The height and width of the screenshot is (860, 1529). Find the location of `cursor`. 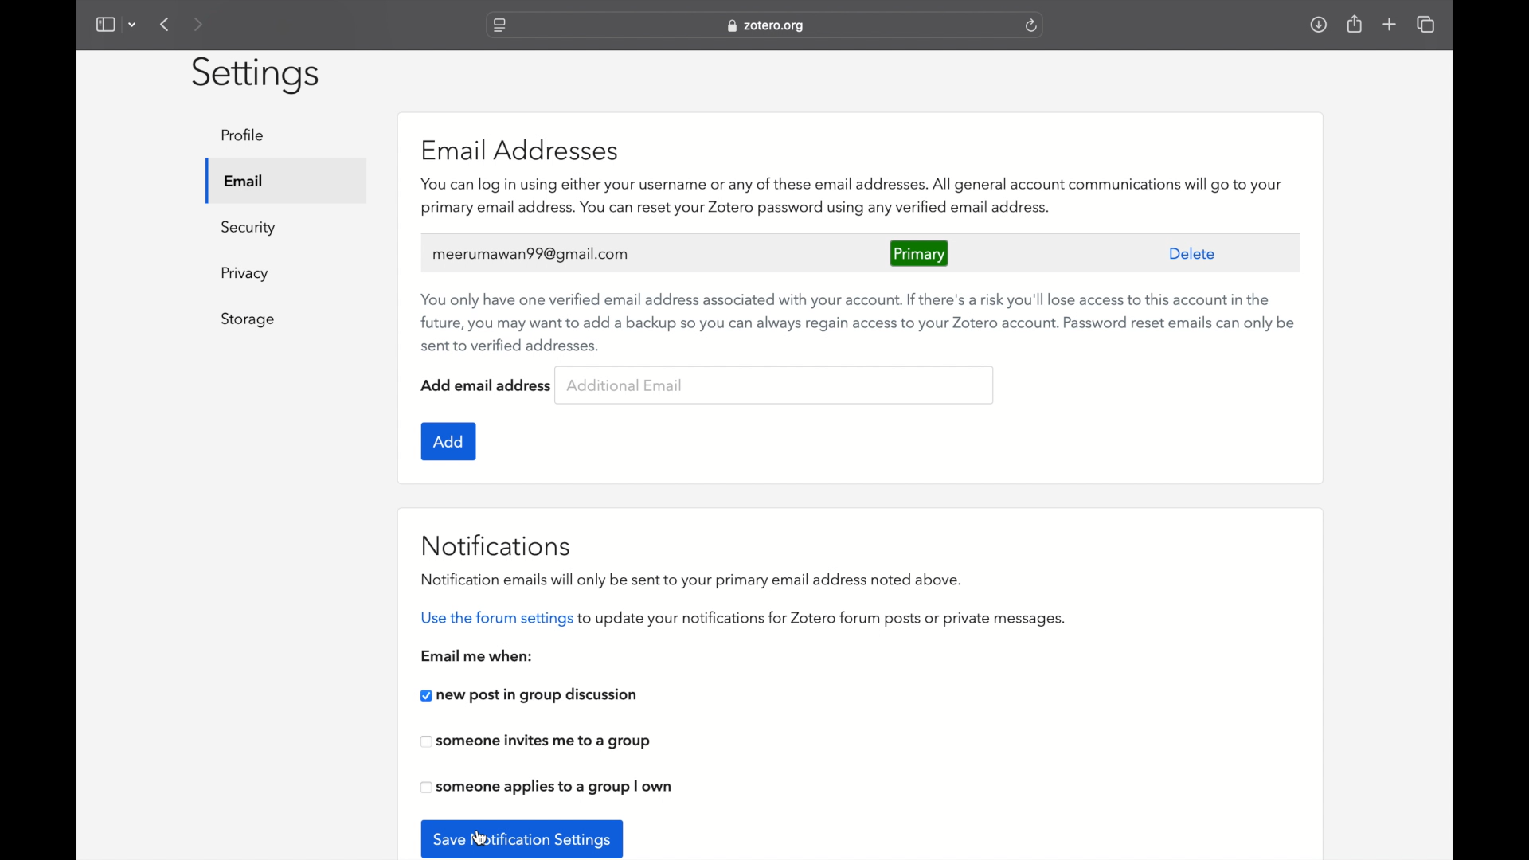

cursor is located at coordinates (479, 839).